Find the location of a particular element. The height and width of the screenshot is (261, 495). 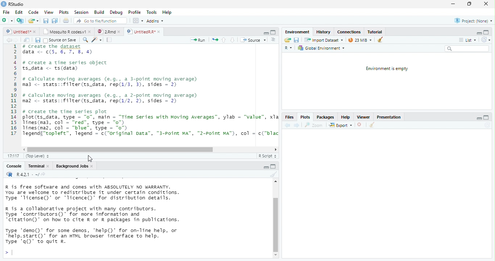

up is located at coordinates (224, 40).